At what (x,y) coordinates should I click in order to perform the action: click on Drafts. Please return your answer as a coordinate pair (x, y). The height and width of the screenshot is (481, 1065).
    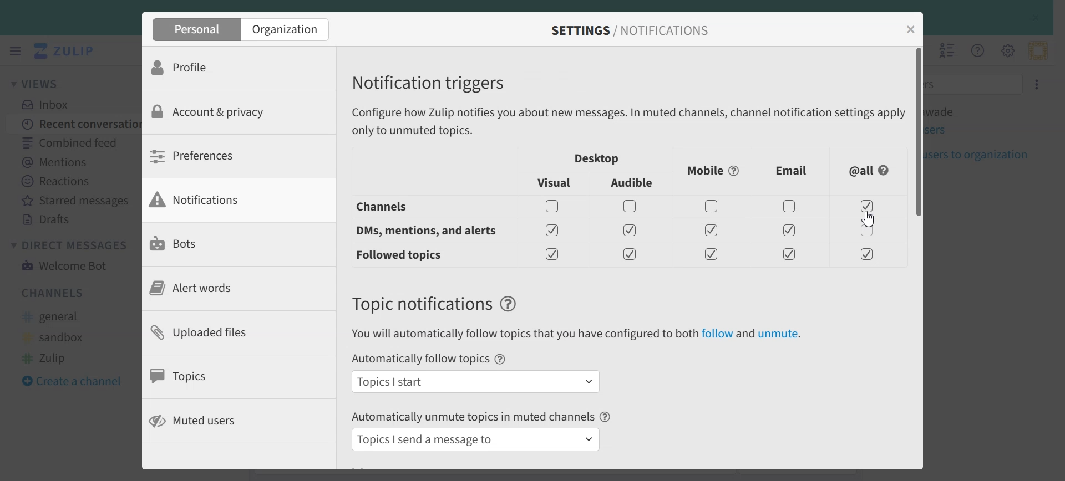
    Looking at the image, I should click on (74, 219).